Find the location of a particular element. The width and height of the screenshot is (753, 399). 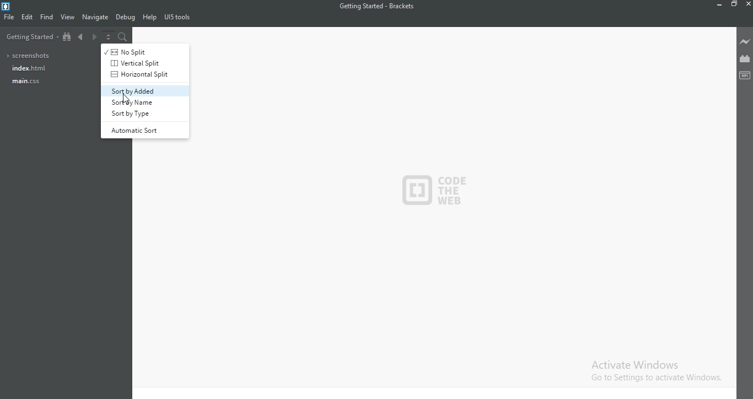

Find in files is located at coordinates (123, 37).